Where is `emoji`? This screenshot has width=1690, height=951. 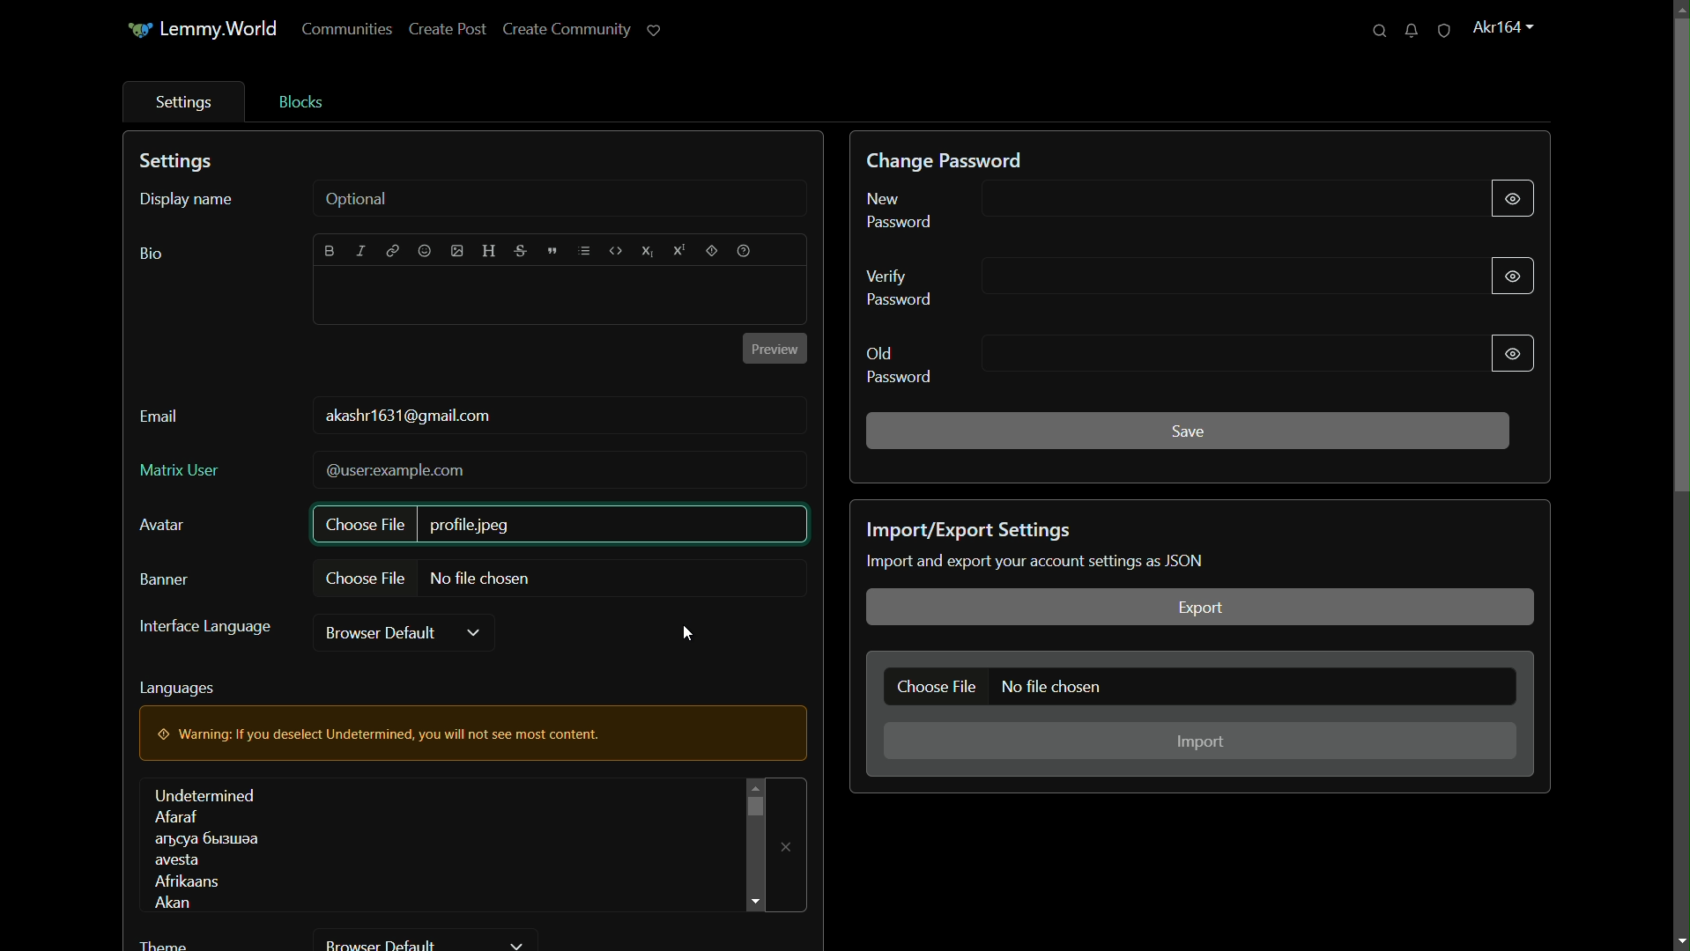
emoji is located at coordinates (422, 252).